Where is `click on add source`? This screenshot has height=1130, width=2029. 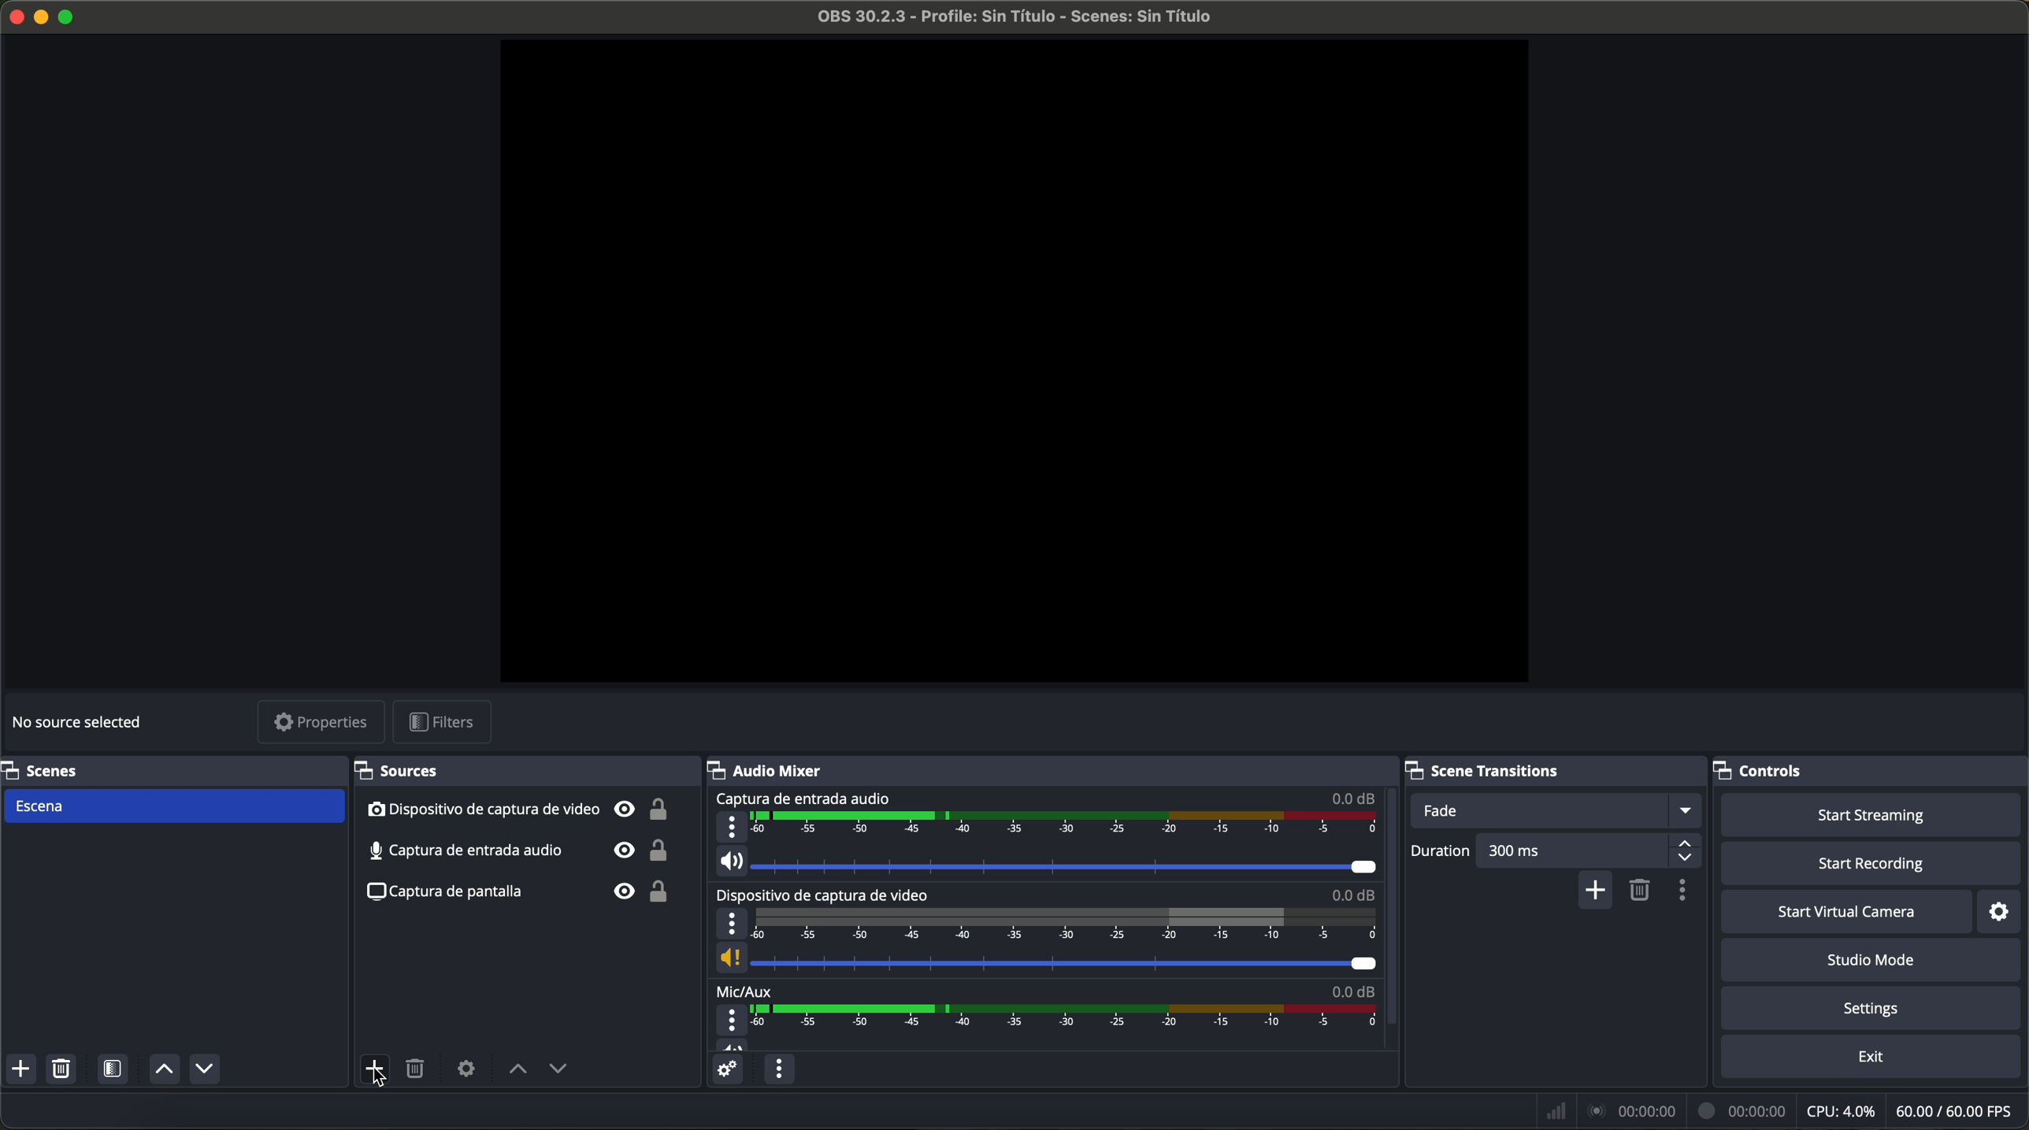
click on add source is located at coordinates (379, 1070).